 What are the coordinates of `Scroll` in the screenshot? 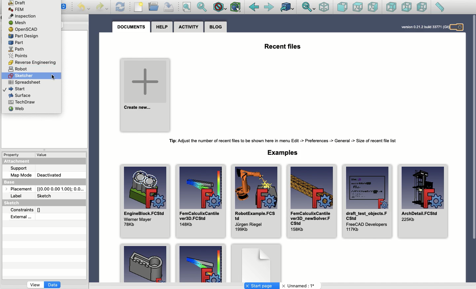 It's located at (473, 149).